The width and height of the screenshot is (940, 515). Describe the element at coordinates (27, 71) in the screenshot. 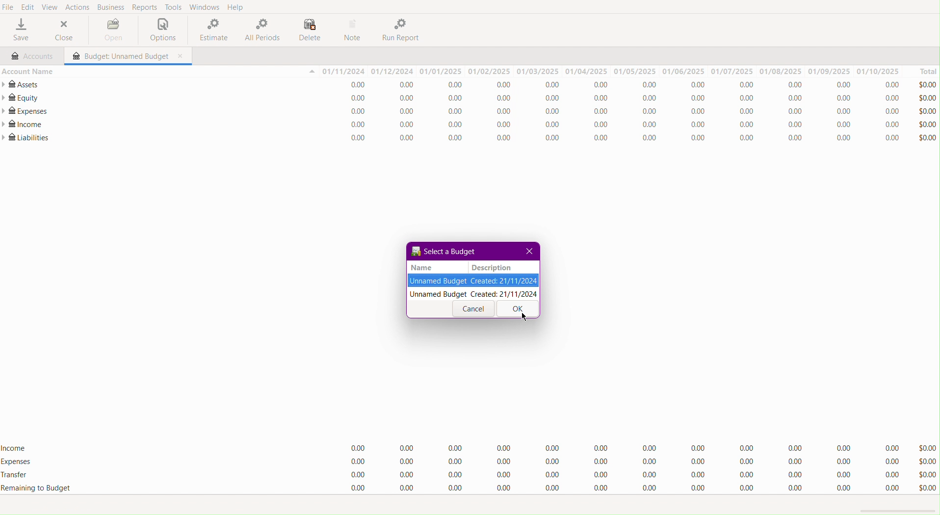

I see `Account Name` at that location.